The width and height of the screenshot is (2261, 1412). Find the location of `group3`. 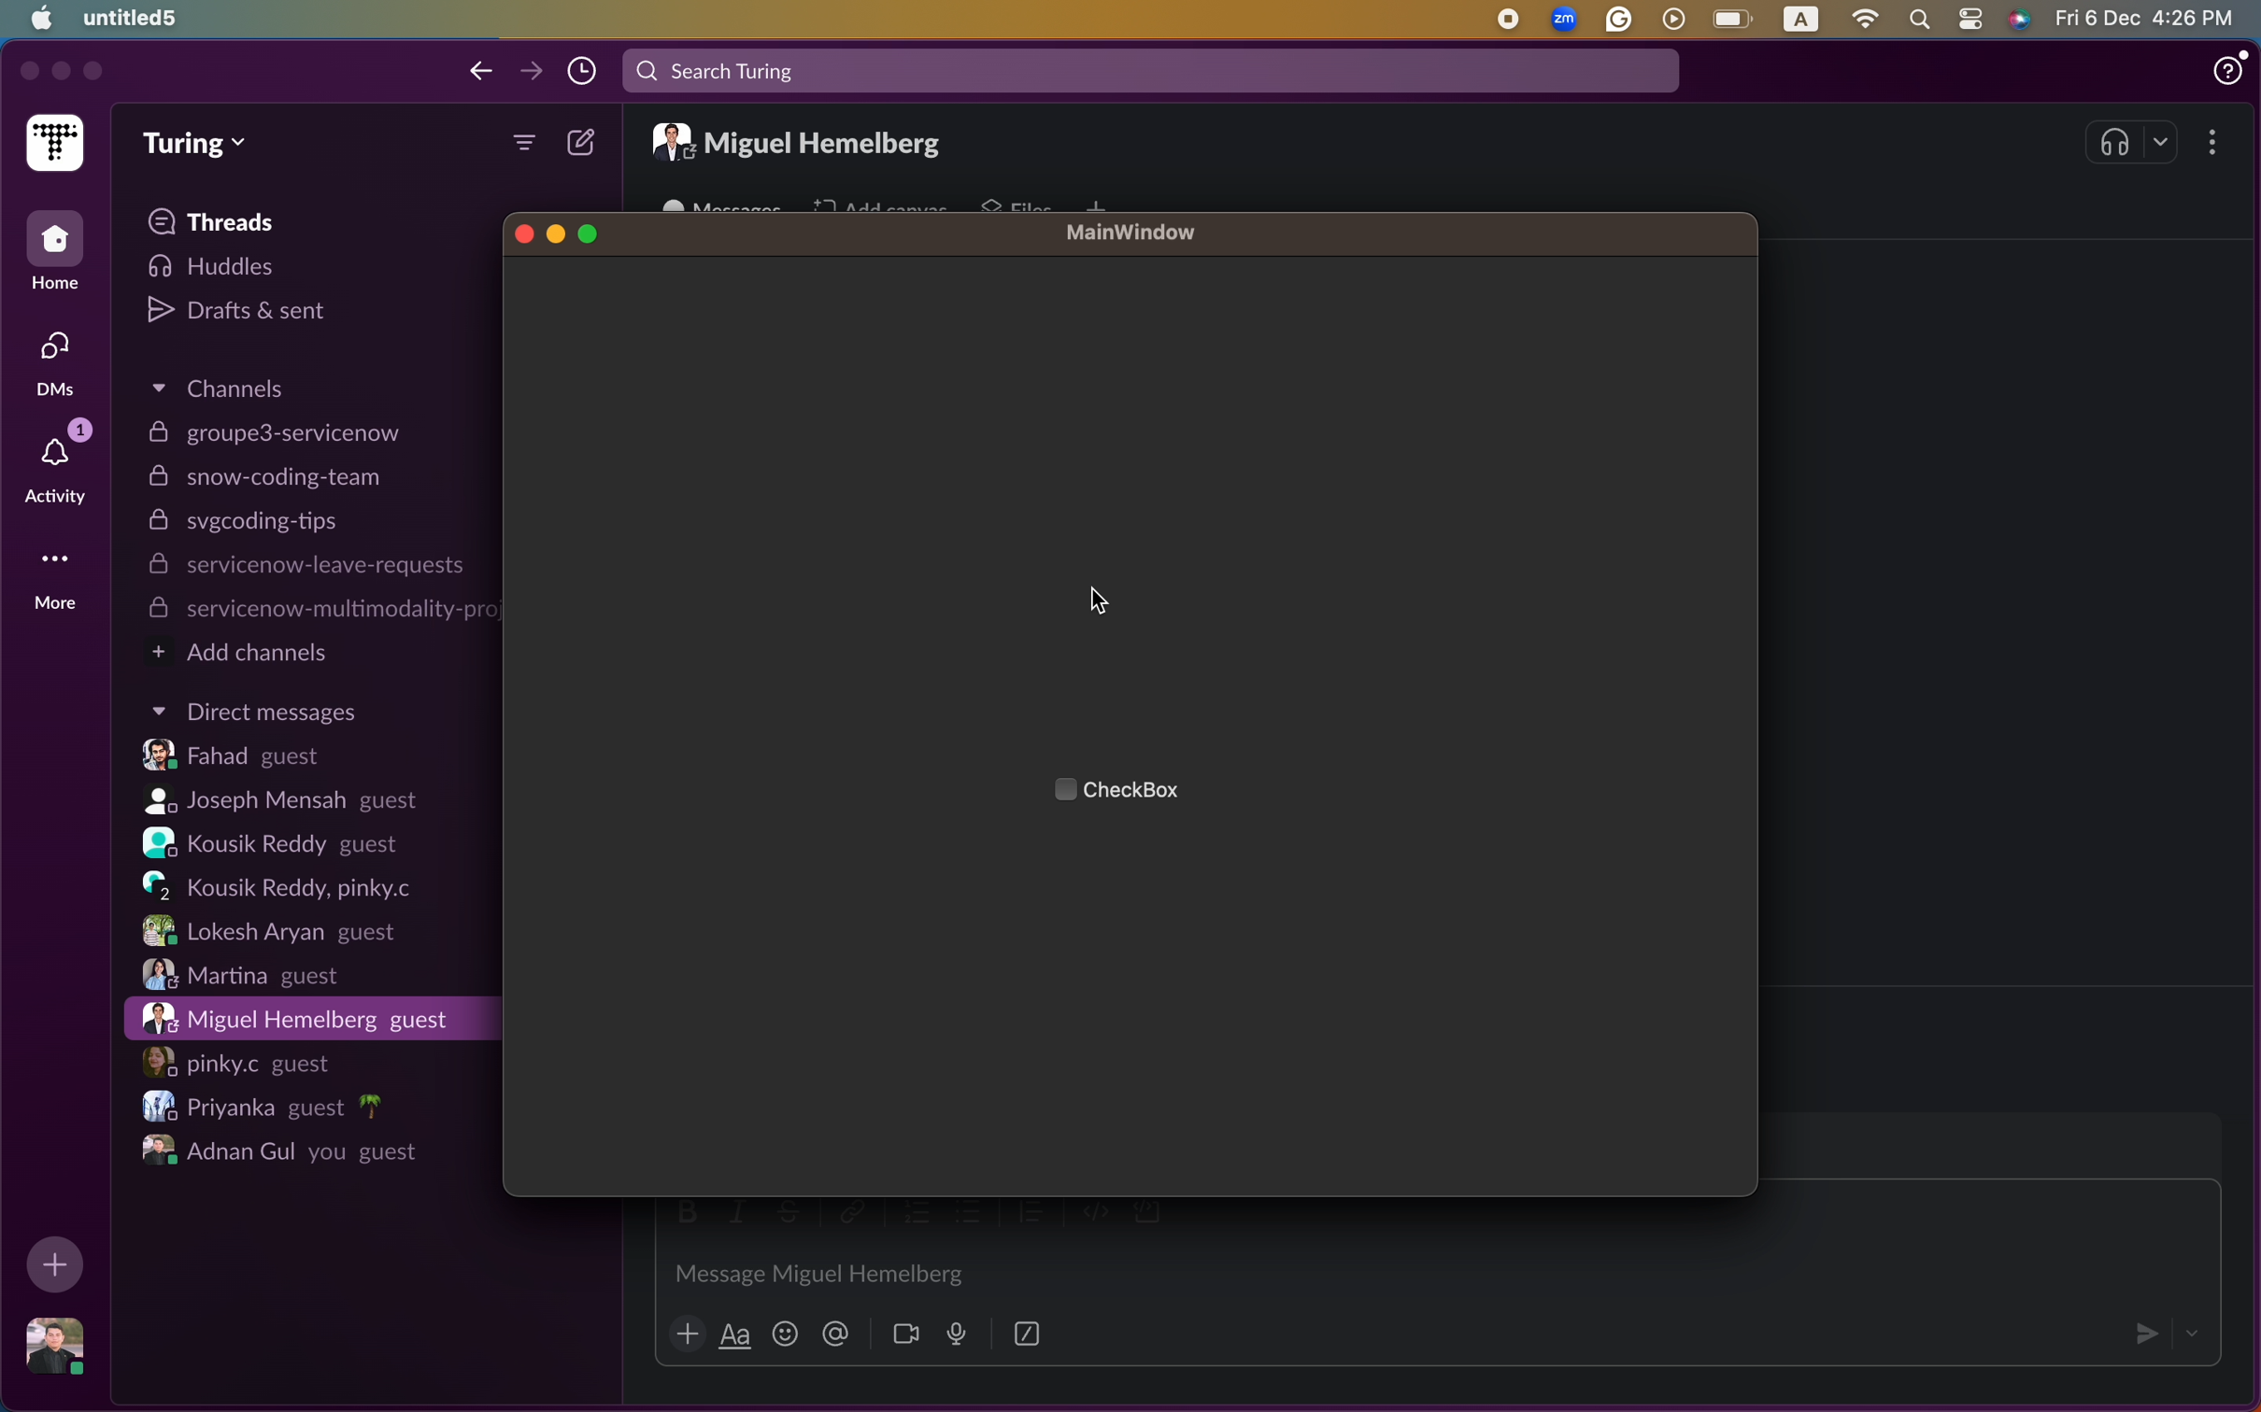

group3 is located at coordinates (273, 432).